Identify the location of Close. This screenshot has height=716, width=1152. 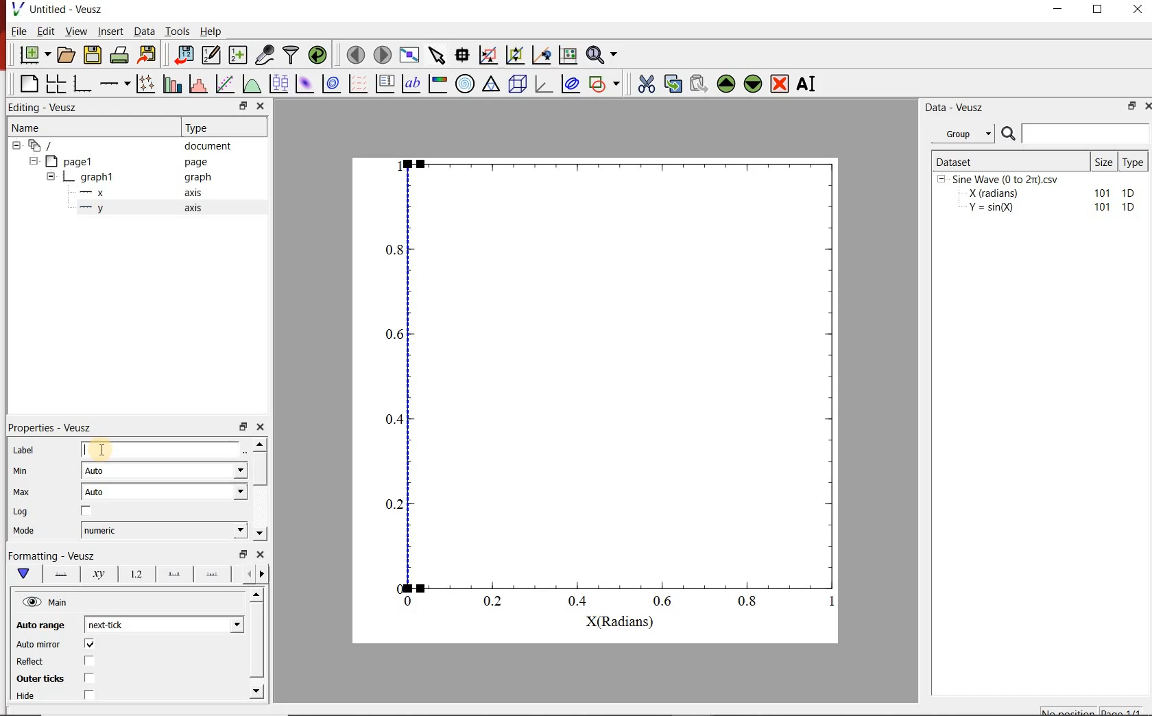
(261, 425).